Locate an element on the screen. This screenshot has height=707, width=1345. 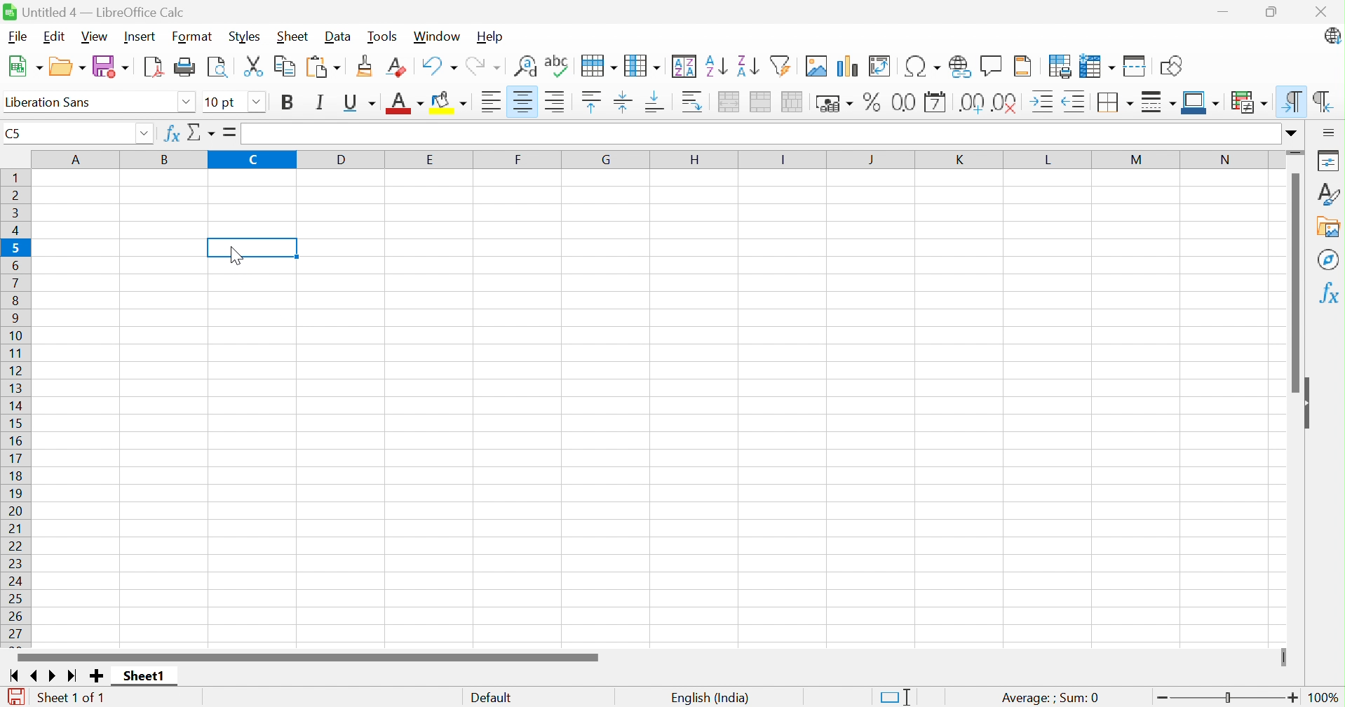
Insert Chart is located at coordinates (846, 65).